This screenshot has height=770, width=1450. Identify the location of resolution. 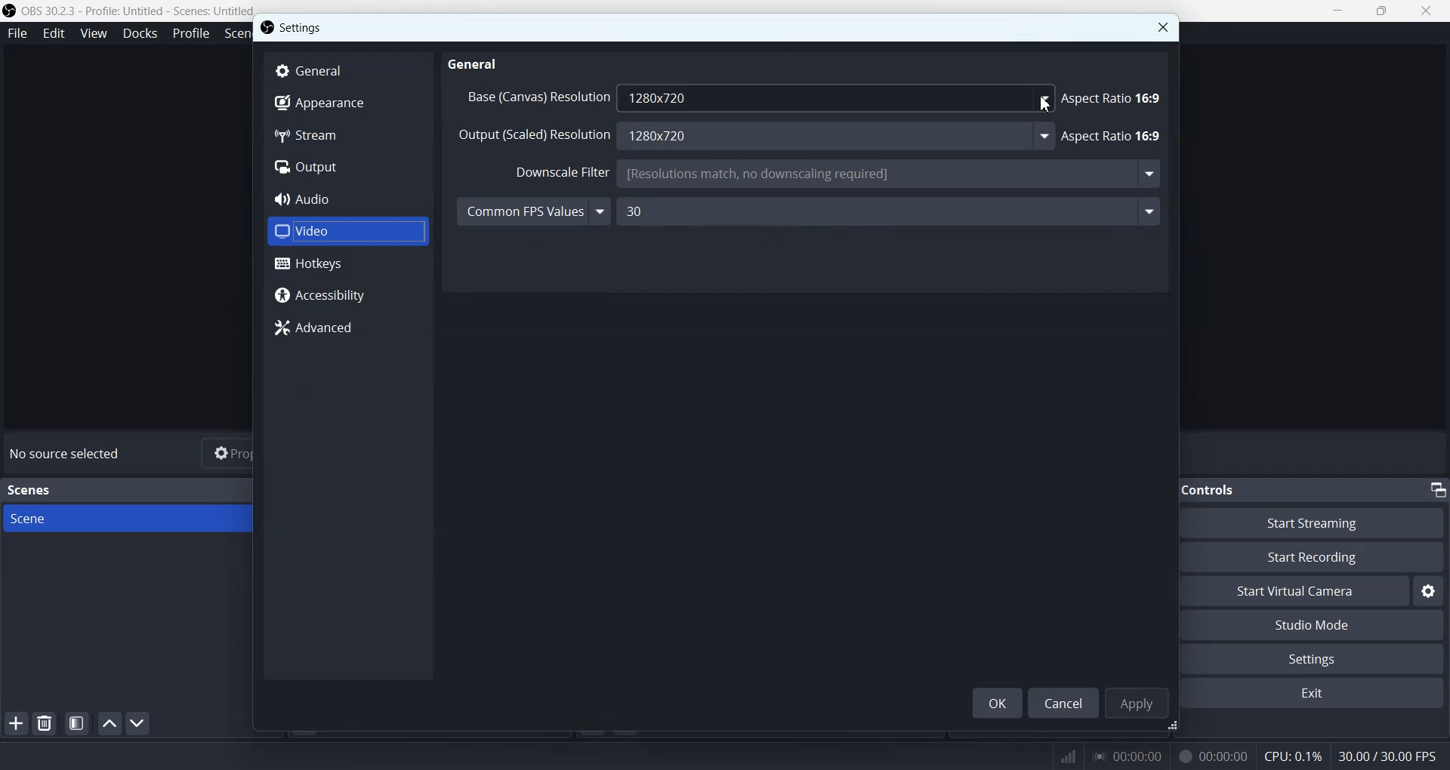
(529, 135).